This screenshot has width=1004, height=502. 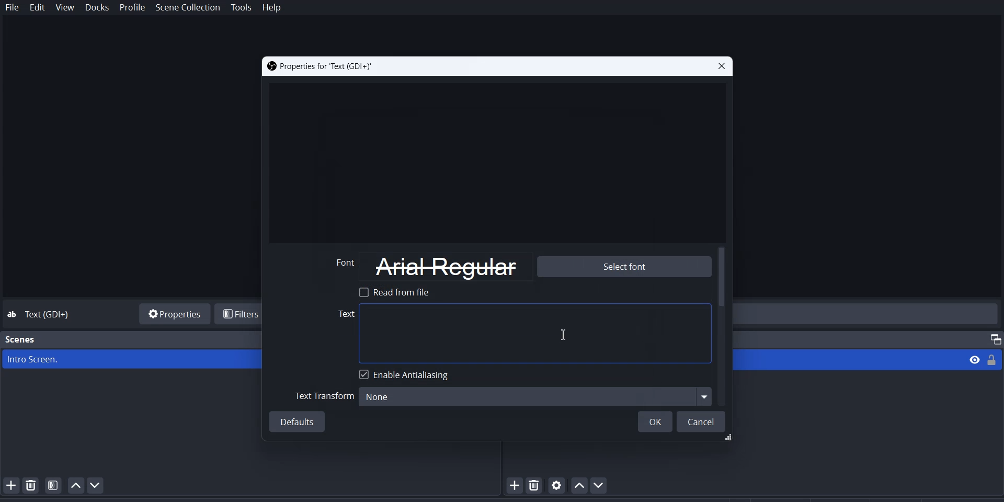 What do you see at coordinates (50, 315) in the screenshot?
I see `Text` at bounding box center [50, 315].